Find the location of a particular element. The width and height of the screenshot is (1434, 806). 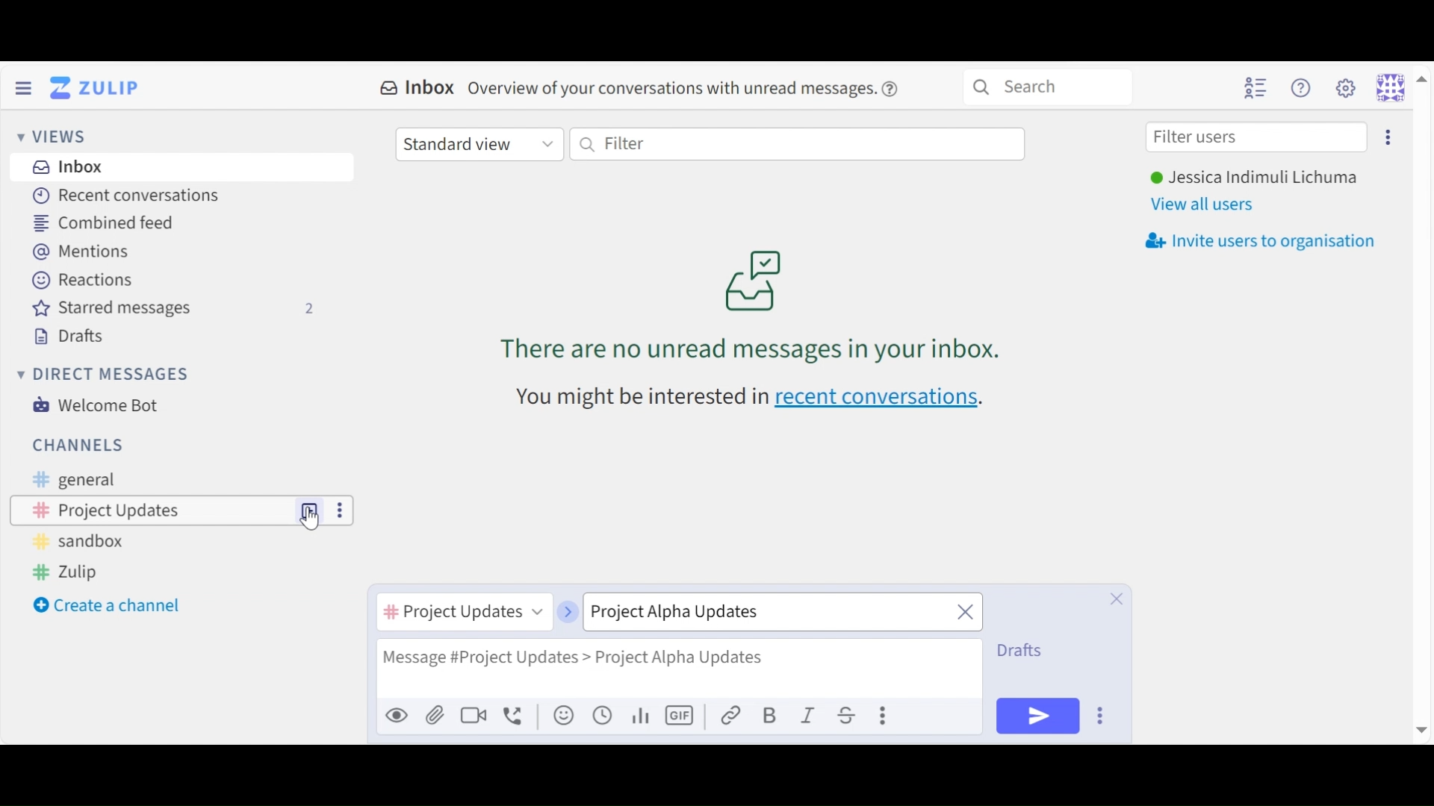

Send Options is located at coordinates (1102, 715).